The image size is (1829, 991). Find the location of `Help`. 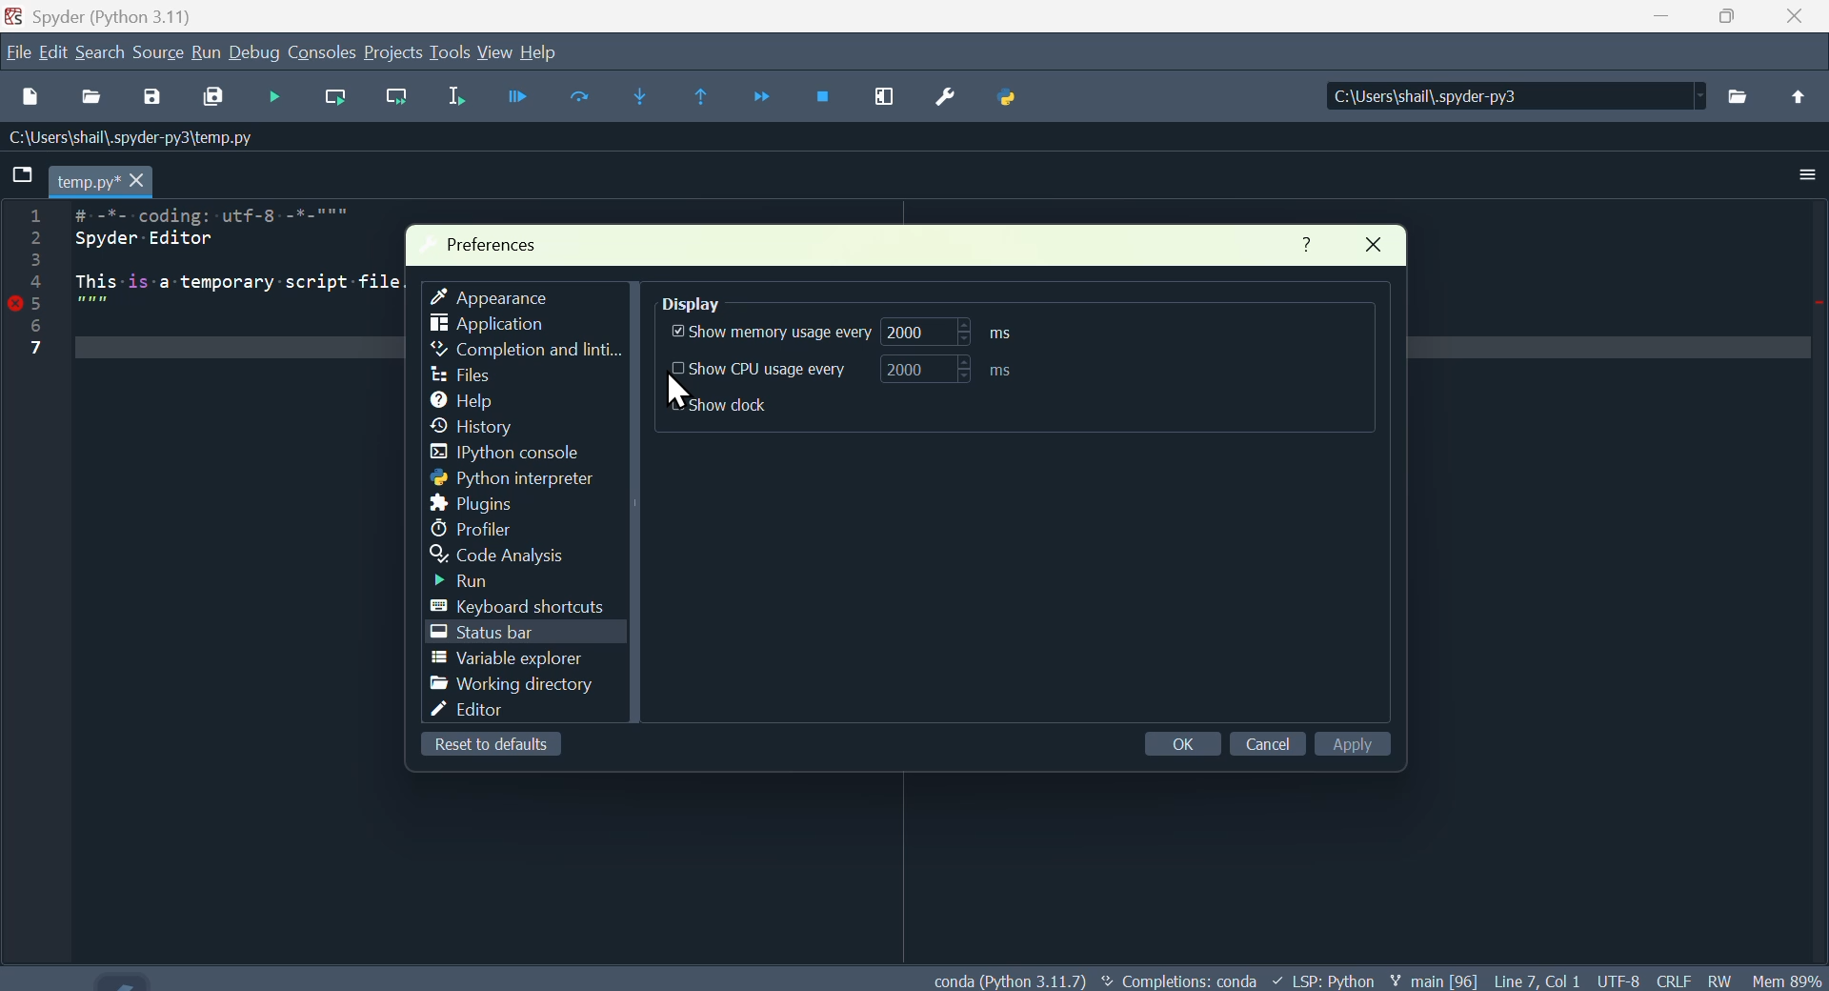

Help is located at coordinates (553, 50).